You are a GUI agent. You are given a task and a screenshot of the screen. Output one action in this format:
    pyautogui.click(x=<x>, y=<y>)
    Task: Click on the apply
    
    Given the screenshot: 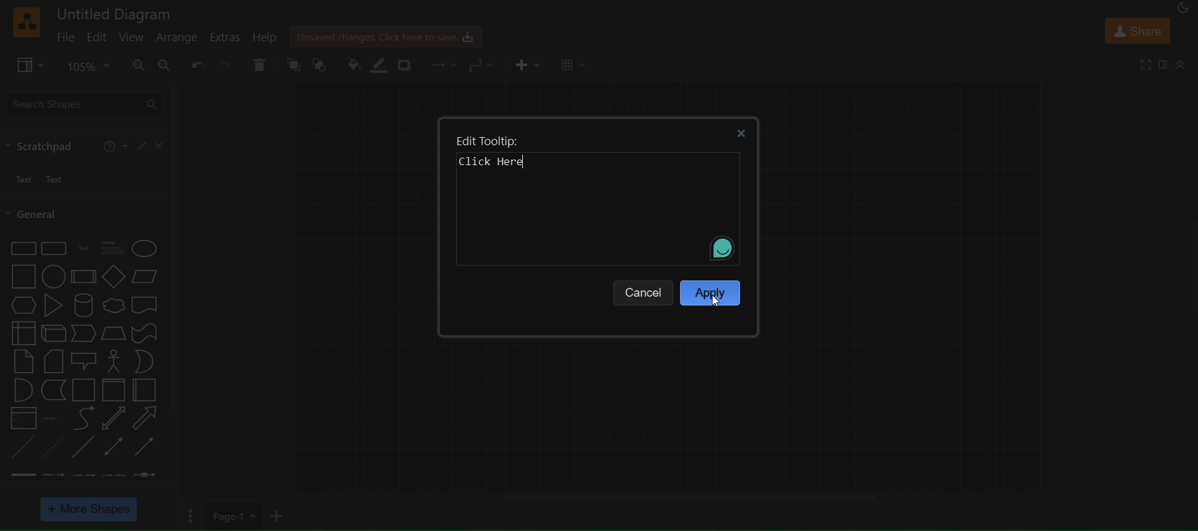 What is the action you would take?
    pyautogui.click(x=709, y=292)
    